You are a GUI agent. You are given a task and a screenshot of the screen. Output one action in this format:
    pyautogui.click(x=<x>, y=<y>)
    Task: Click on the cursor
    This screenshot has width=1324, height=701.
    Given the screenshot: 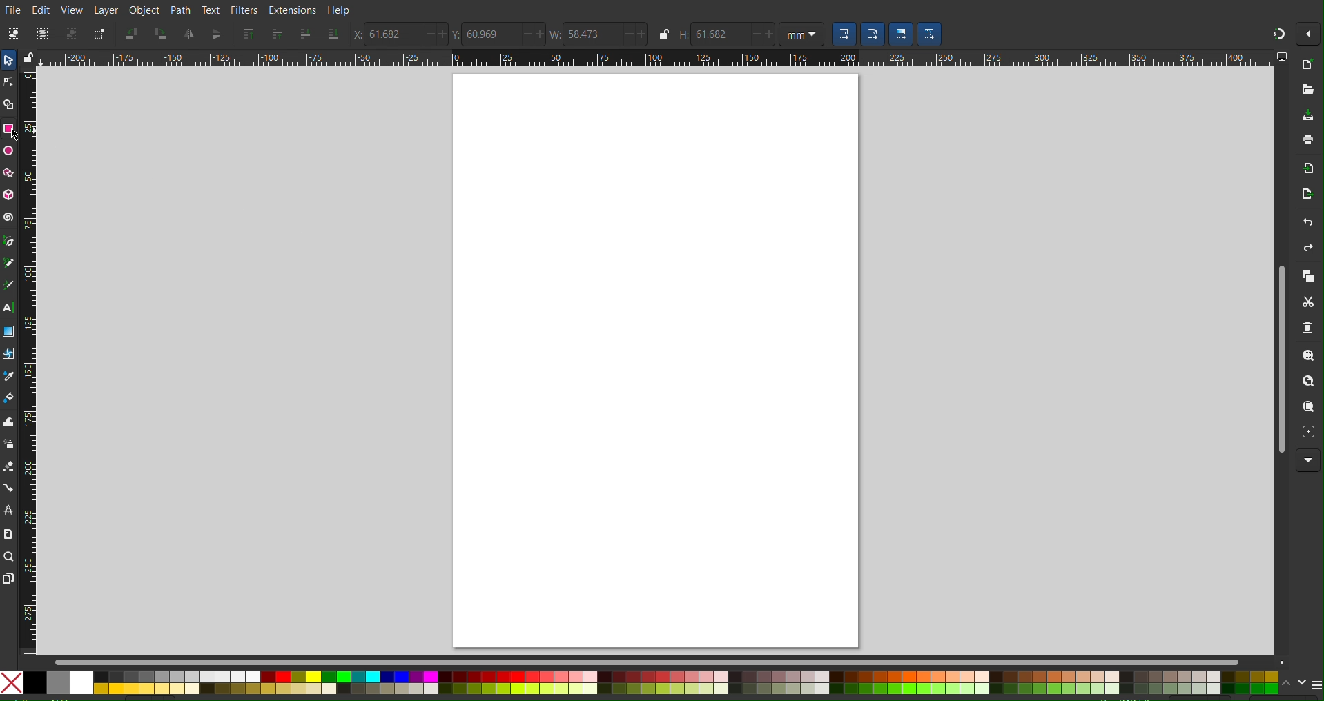 What is the action you would take?
    pyautogui.click(x=13, y=135)
    